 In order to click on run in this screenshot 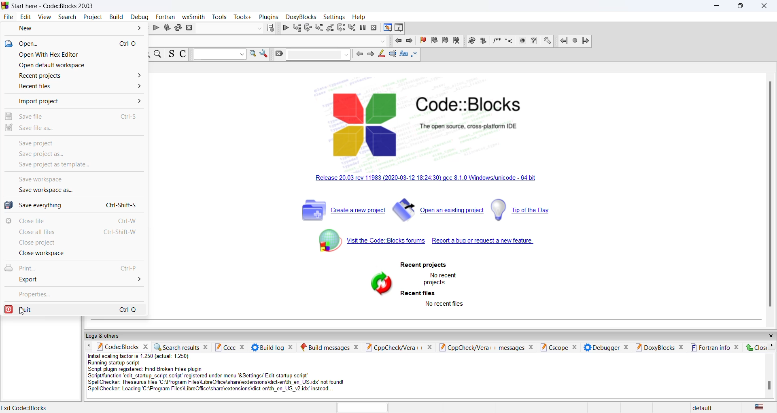, I will do `click(156, 28)`.